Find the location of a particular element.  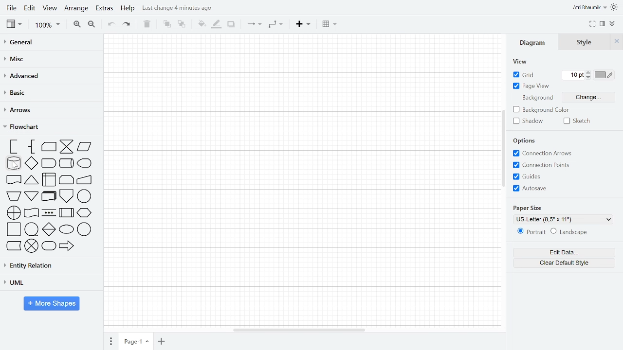

database is located at coordinates (13, 163).